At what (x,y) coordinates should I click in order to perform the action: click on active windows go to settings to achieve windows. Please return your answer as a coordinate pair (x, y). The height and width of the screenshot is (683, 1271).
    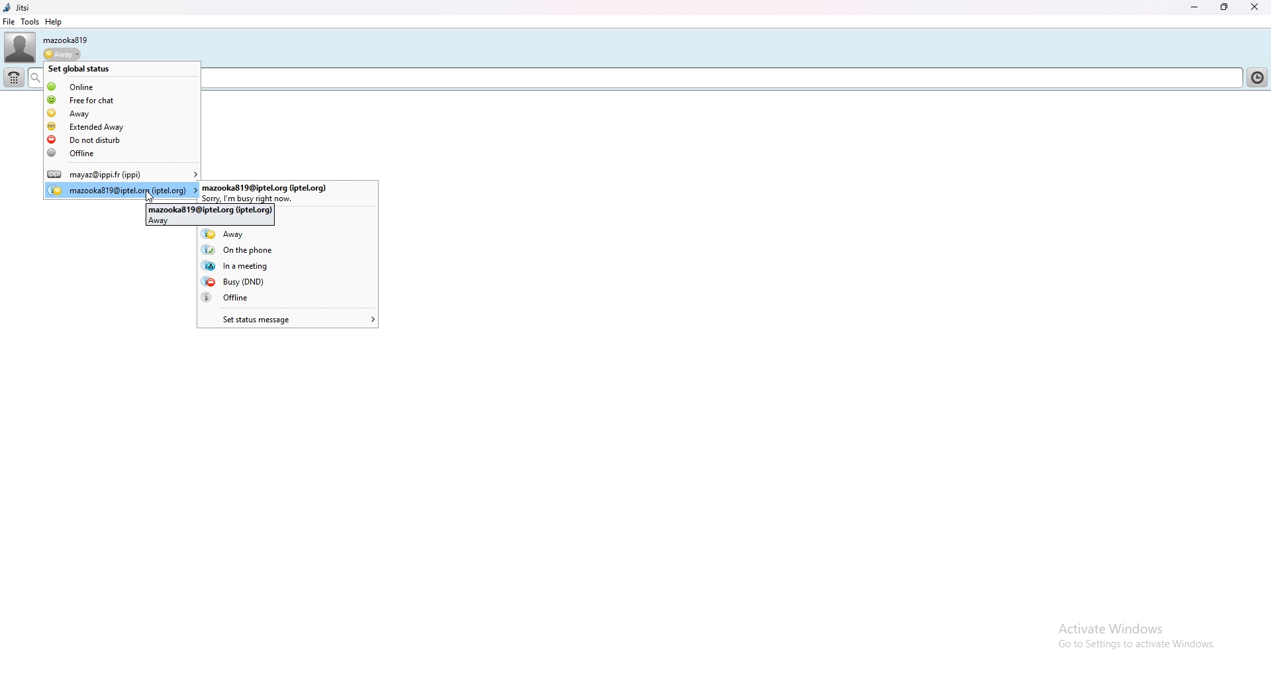
    Looking at the image, I should click on (1119, 636).